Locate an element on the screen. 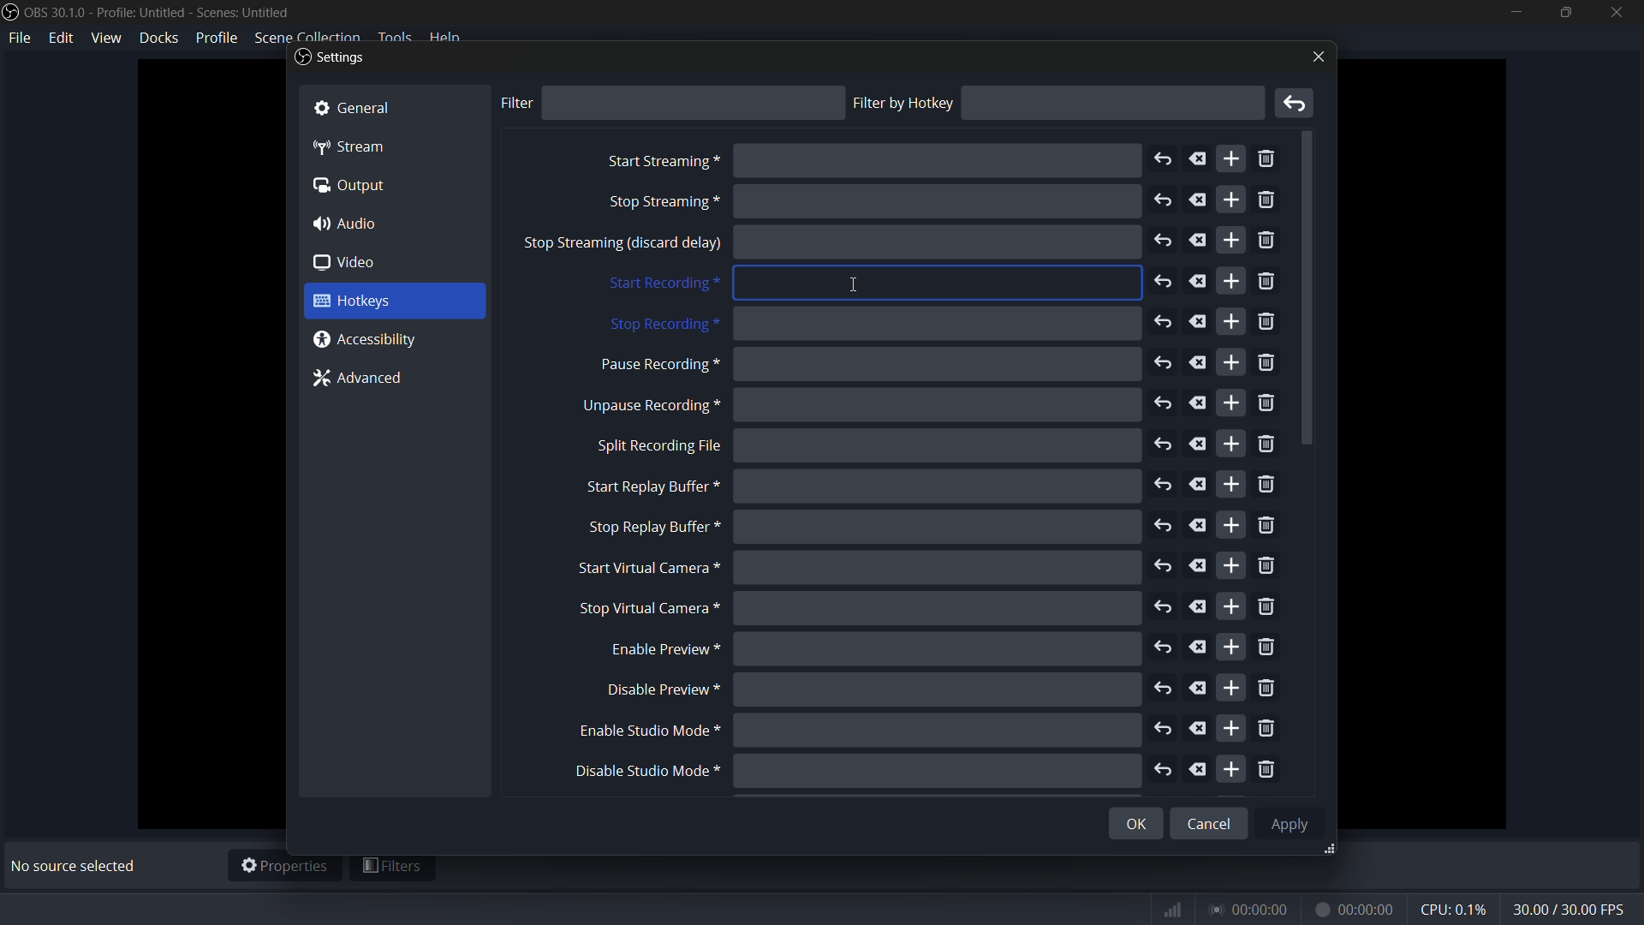 The height and width of the screenshot is (925, 1644). delete is located at coordinates (1200, 445).